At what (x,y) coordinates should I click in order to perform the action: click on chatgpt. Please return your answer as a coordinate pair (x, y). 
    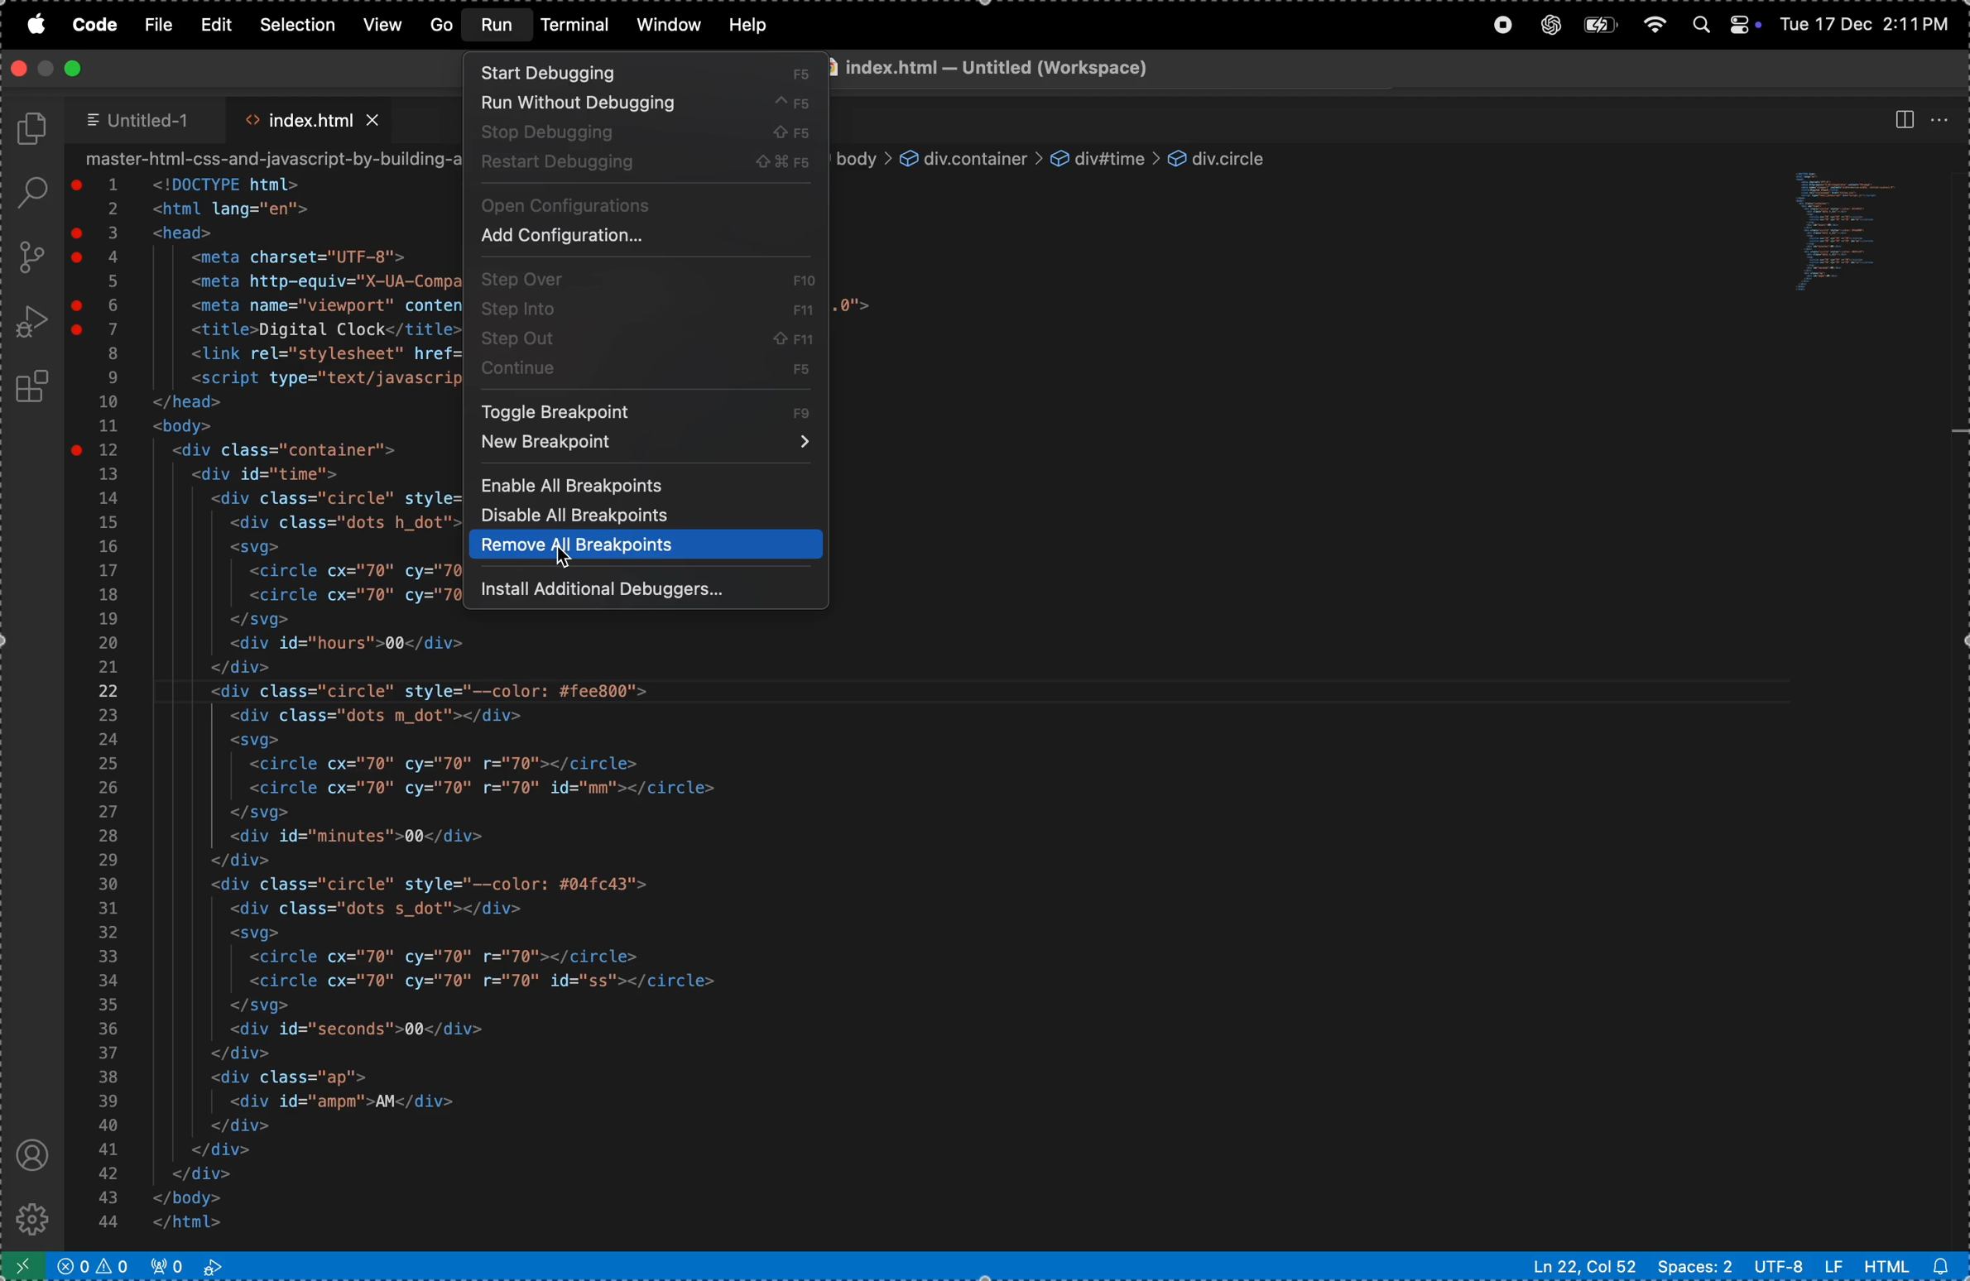
    Looking at the image, I should click on (1545, 25).